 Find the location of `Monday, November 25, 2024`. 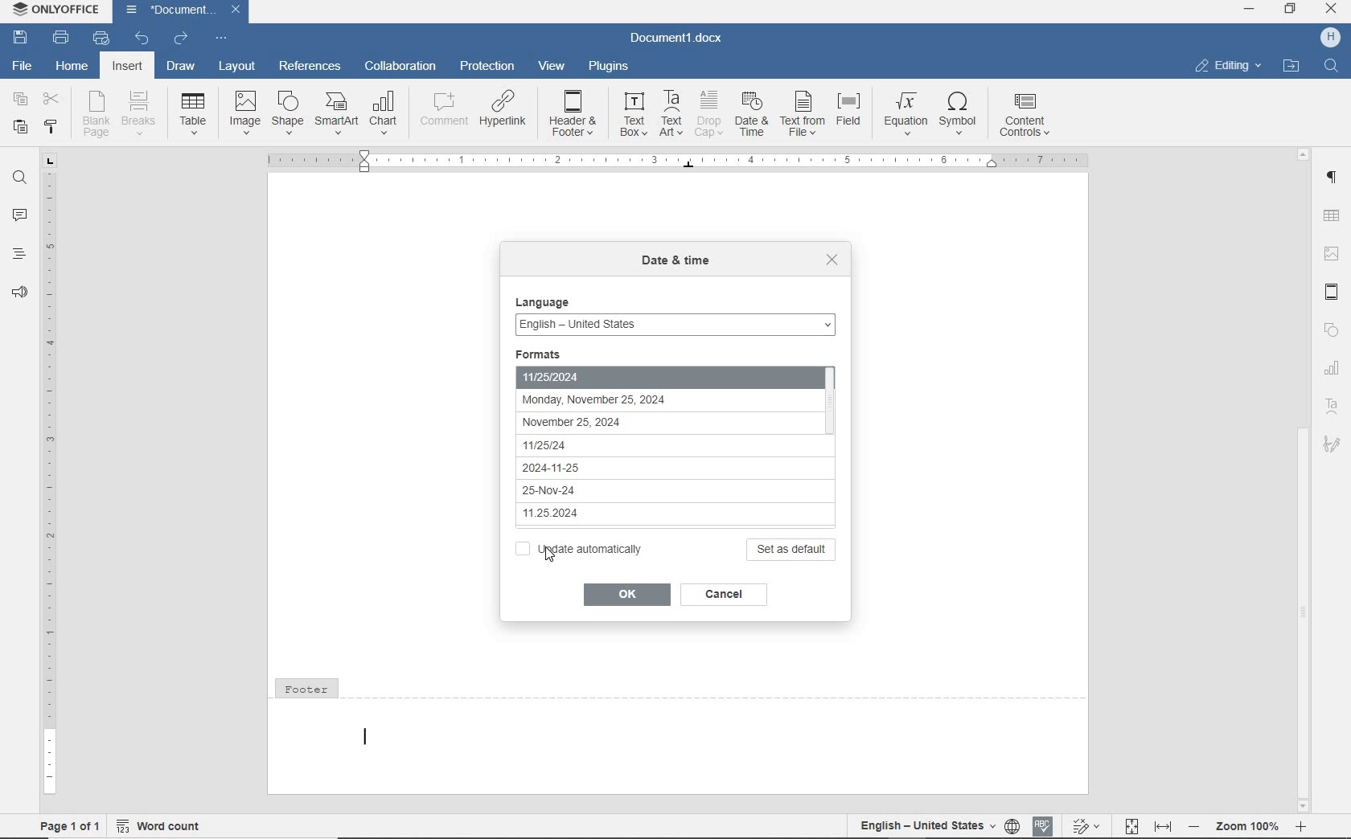

Monday, November 25, 2024 is located at coordinates (624, 400).